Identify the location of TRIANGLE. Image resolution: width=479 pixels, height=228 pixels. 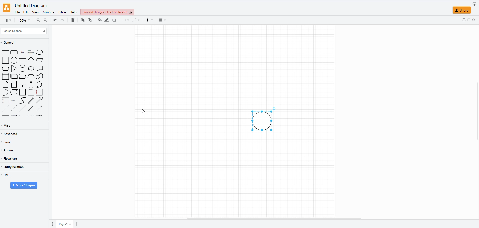
(13, 68).